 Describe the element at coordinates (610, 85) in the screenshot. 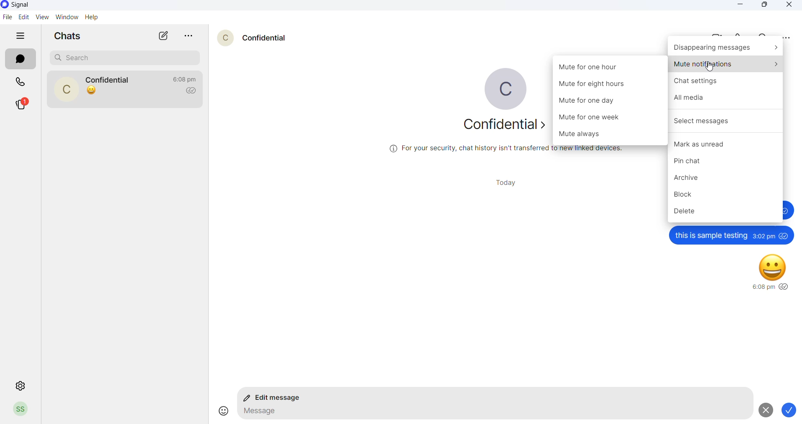

I see `mute for eight hours` at that location.